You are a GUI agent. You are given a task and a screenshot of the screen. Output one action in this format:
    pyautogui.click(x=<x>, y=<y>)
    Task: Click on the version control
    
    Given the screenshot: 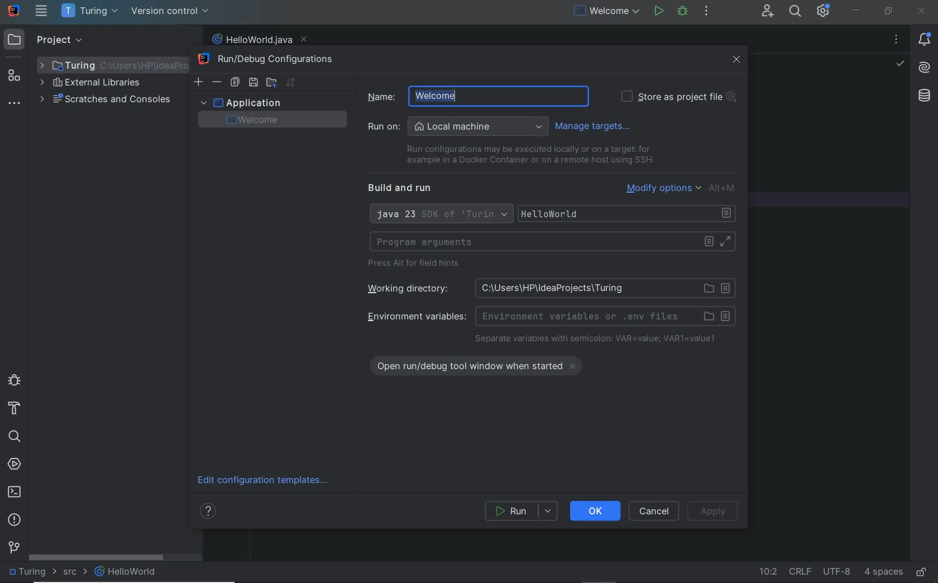 What is the action you would take?
    pyautogui.click(x=14, y=547)
    